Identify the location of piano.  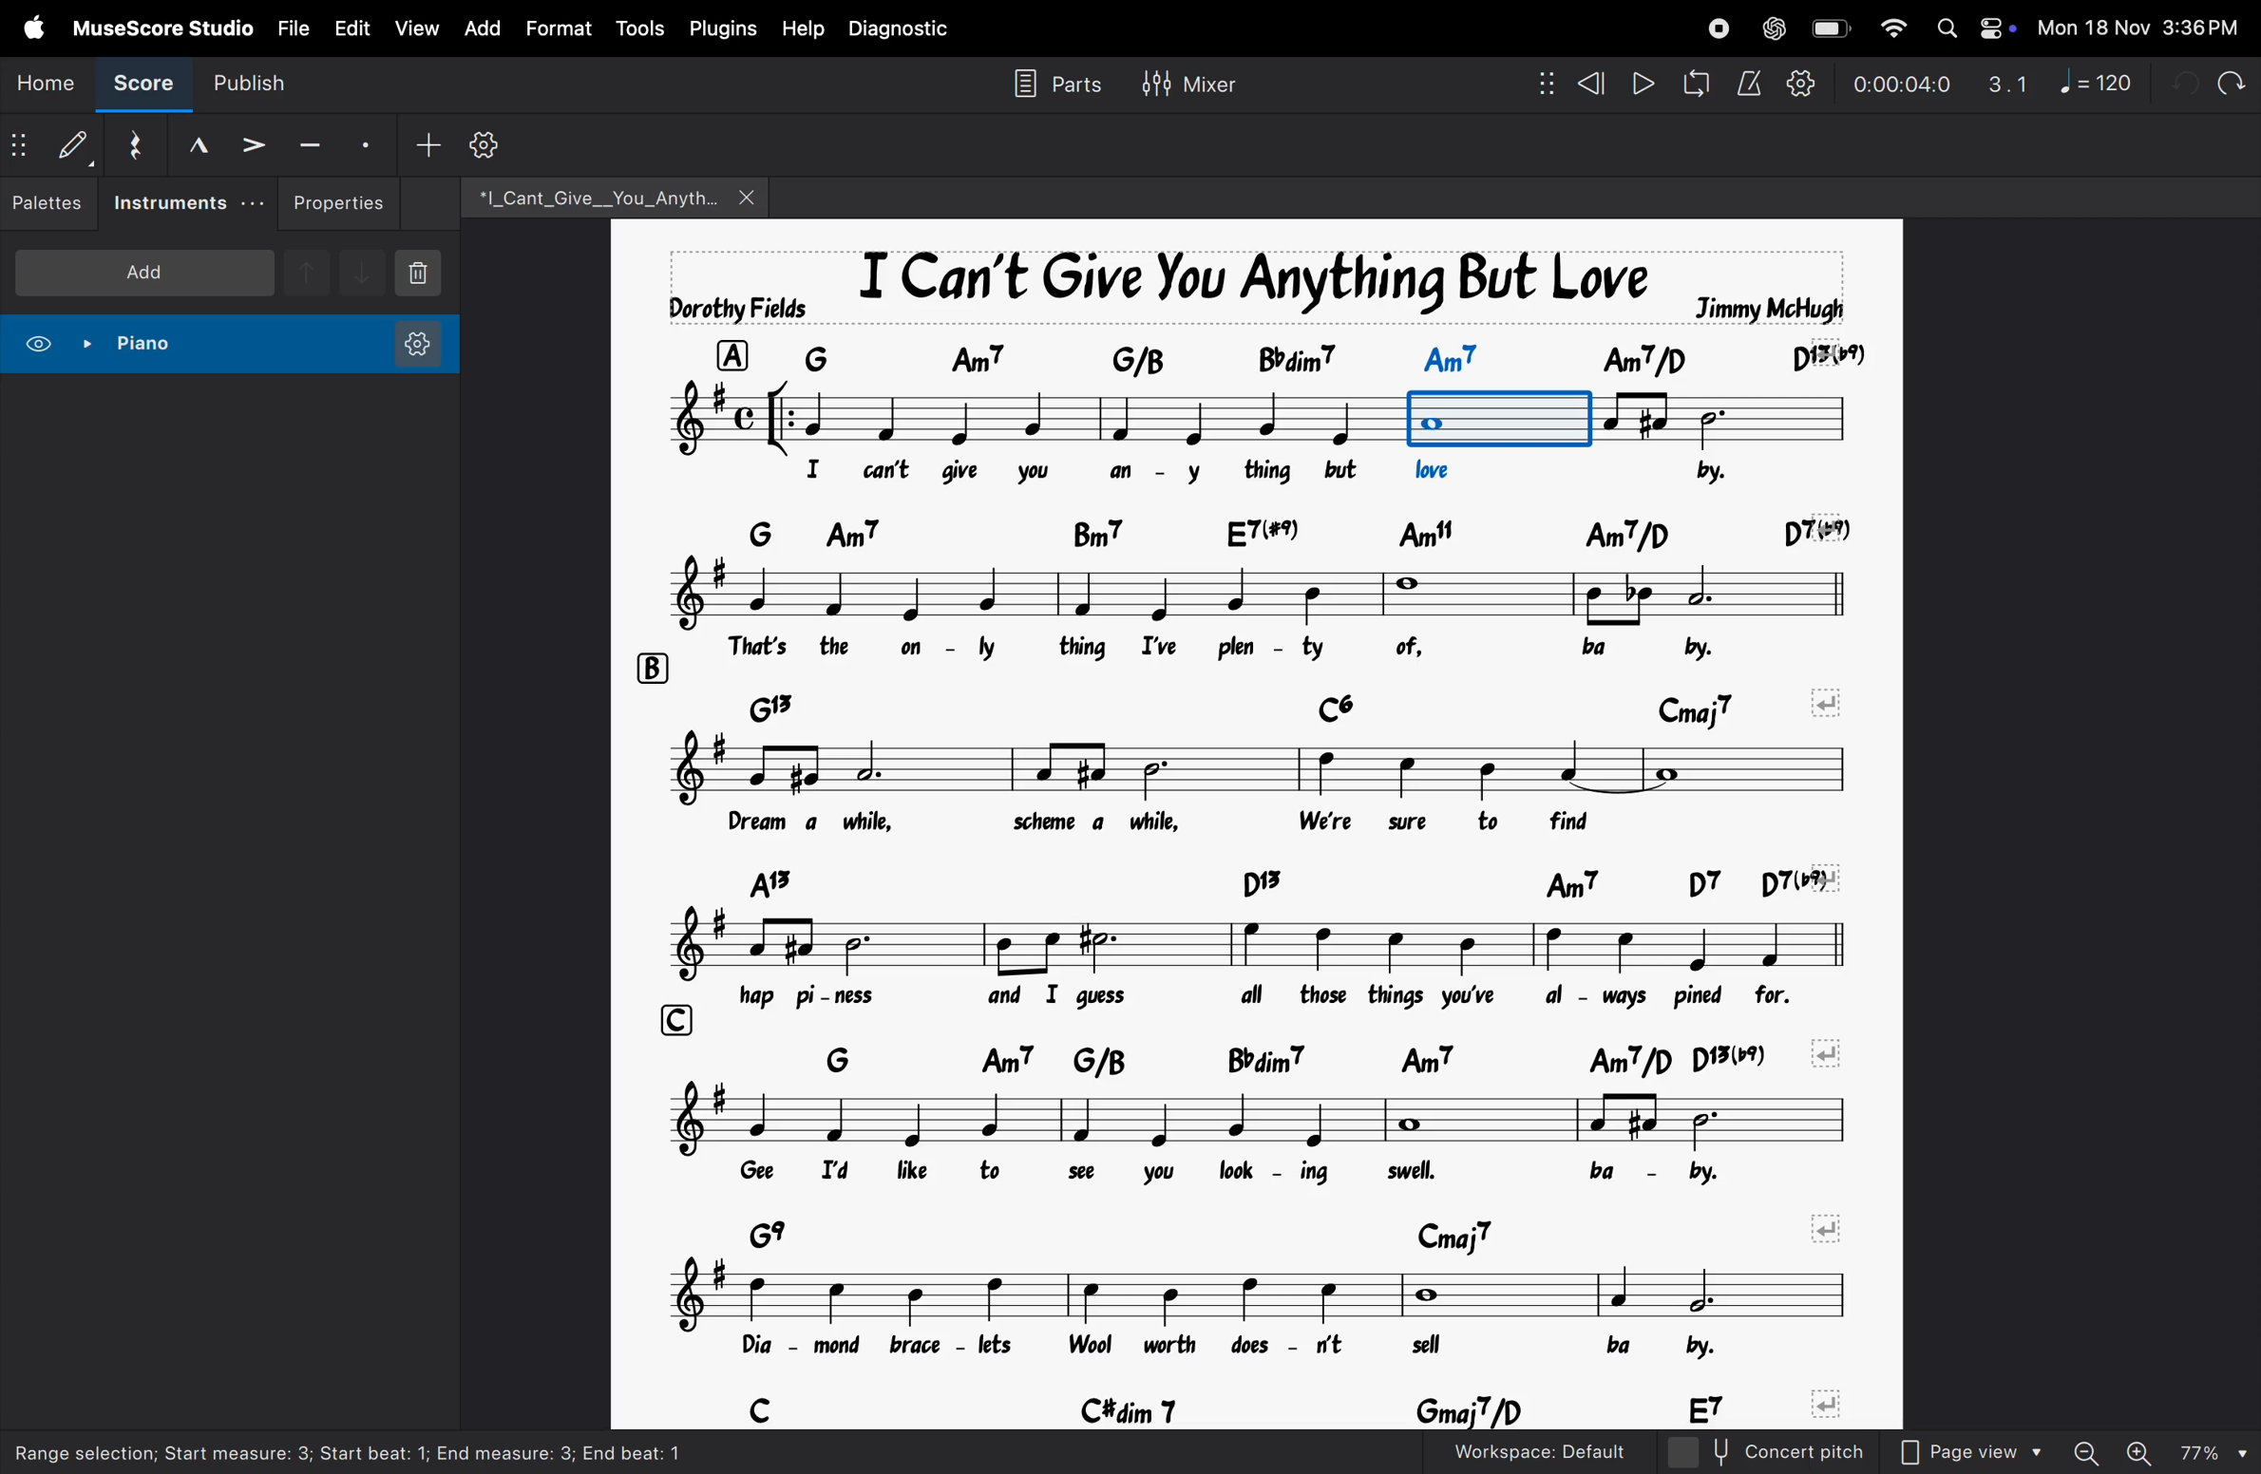
(97, 346).